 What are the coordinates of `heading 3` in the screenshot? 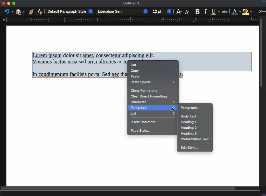 It's located at (189, 133).